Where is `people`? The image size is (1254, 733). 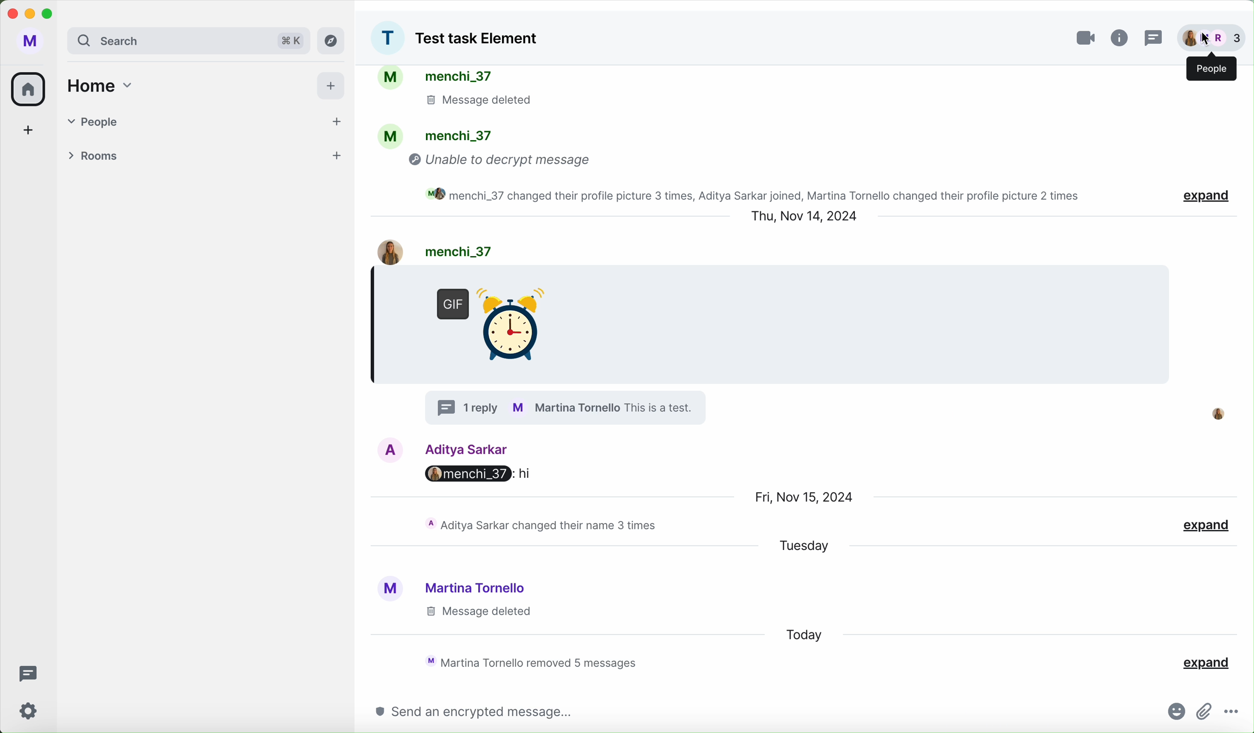
people is located at coordinates (187, 120).